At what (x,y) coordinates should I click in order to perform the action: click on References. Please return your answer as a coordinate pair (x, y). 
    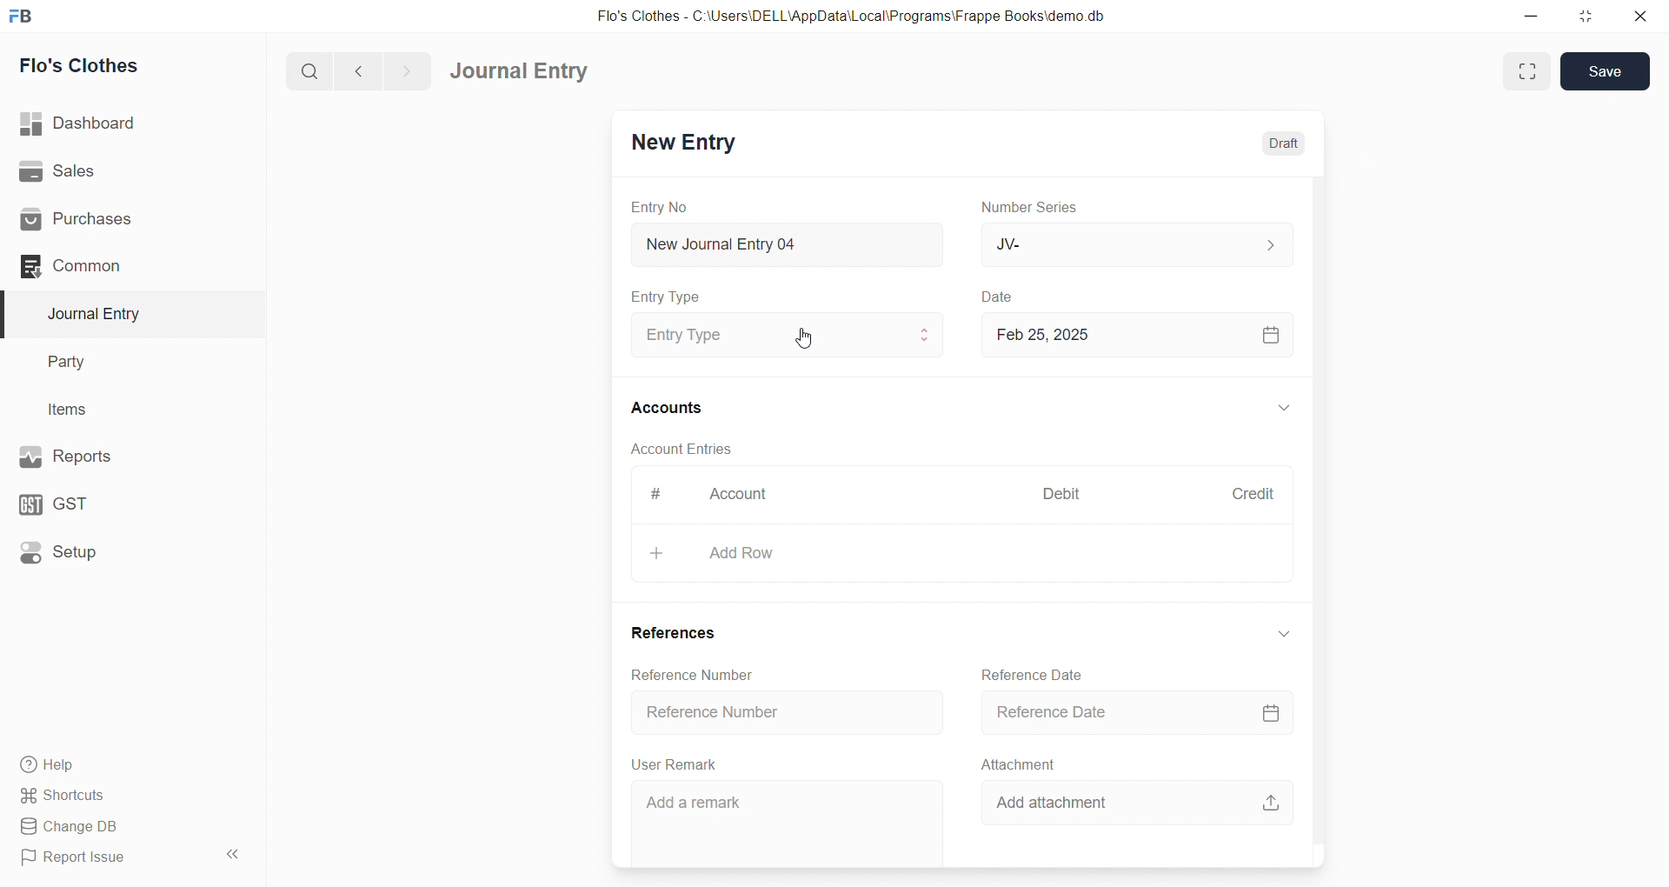
    Looking at the image, I should click on (678, 634).